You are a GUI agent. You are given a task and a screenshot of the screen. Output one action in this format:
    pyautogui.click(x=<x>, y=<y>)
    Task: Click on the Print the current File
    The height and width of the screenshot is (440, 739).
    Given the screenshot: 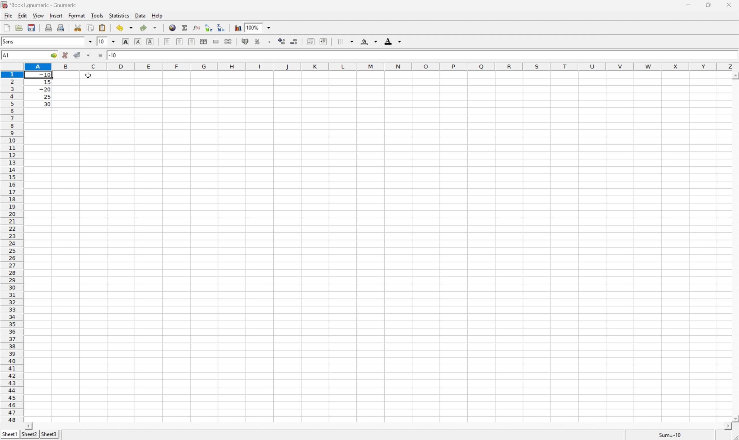 What is the action you would take?
    pyautogui.click(x=50, y=27)
    